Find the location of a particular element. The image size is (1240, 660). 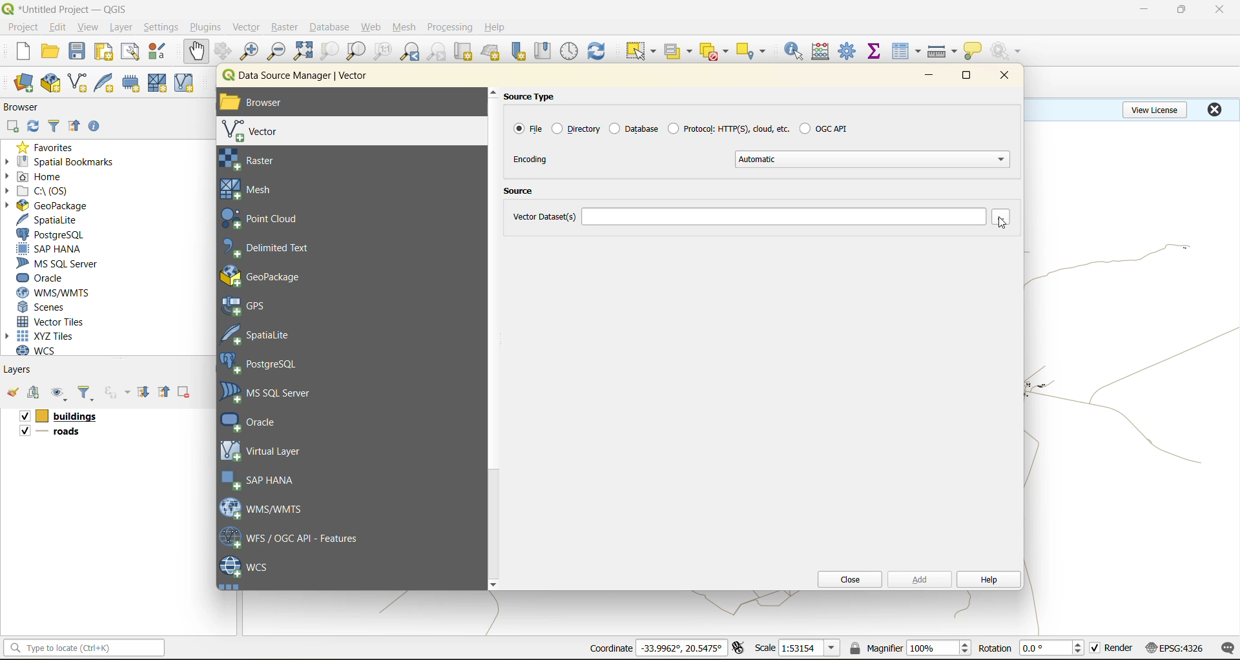

new geopackage layer is located at coordinates (51, 84).